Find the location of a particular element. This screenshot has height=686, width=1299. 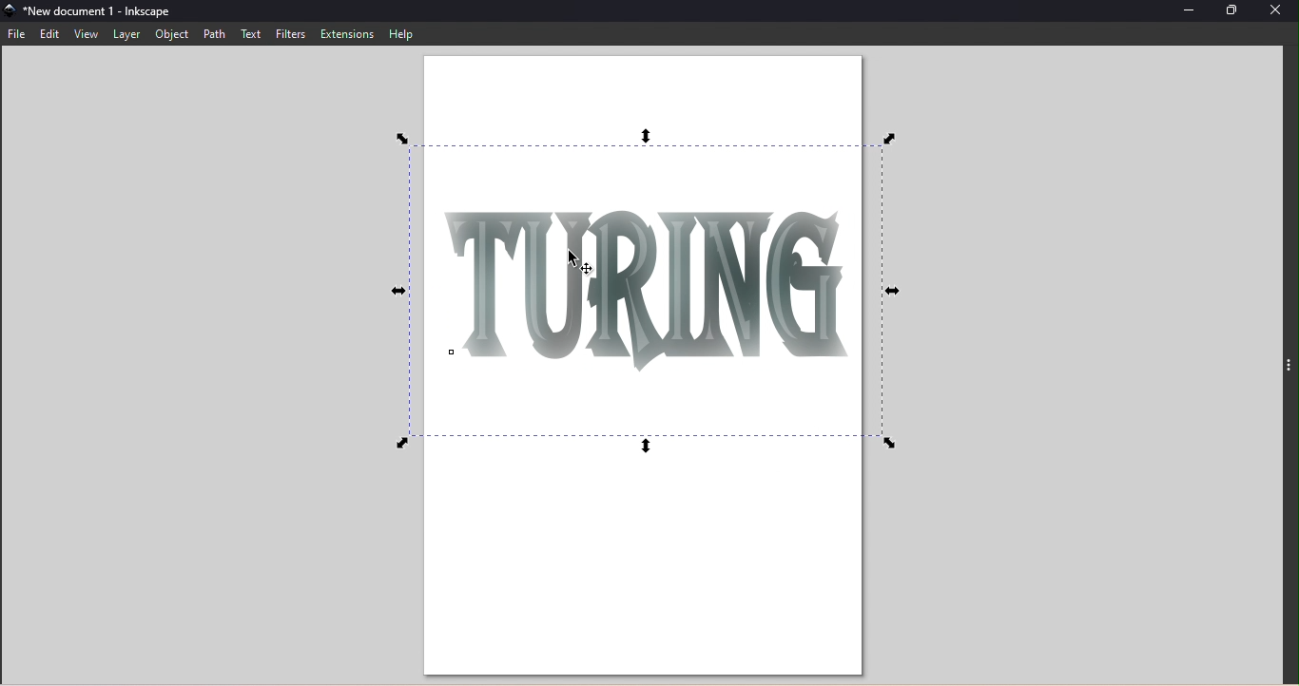

Path is located at coordinates (217, 34).